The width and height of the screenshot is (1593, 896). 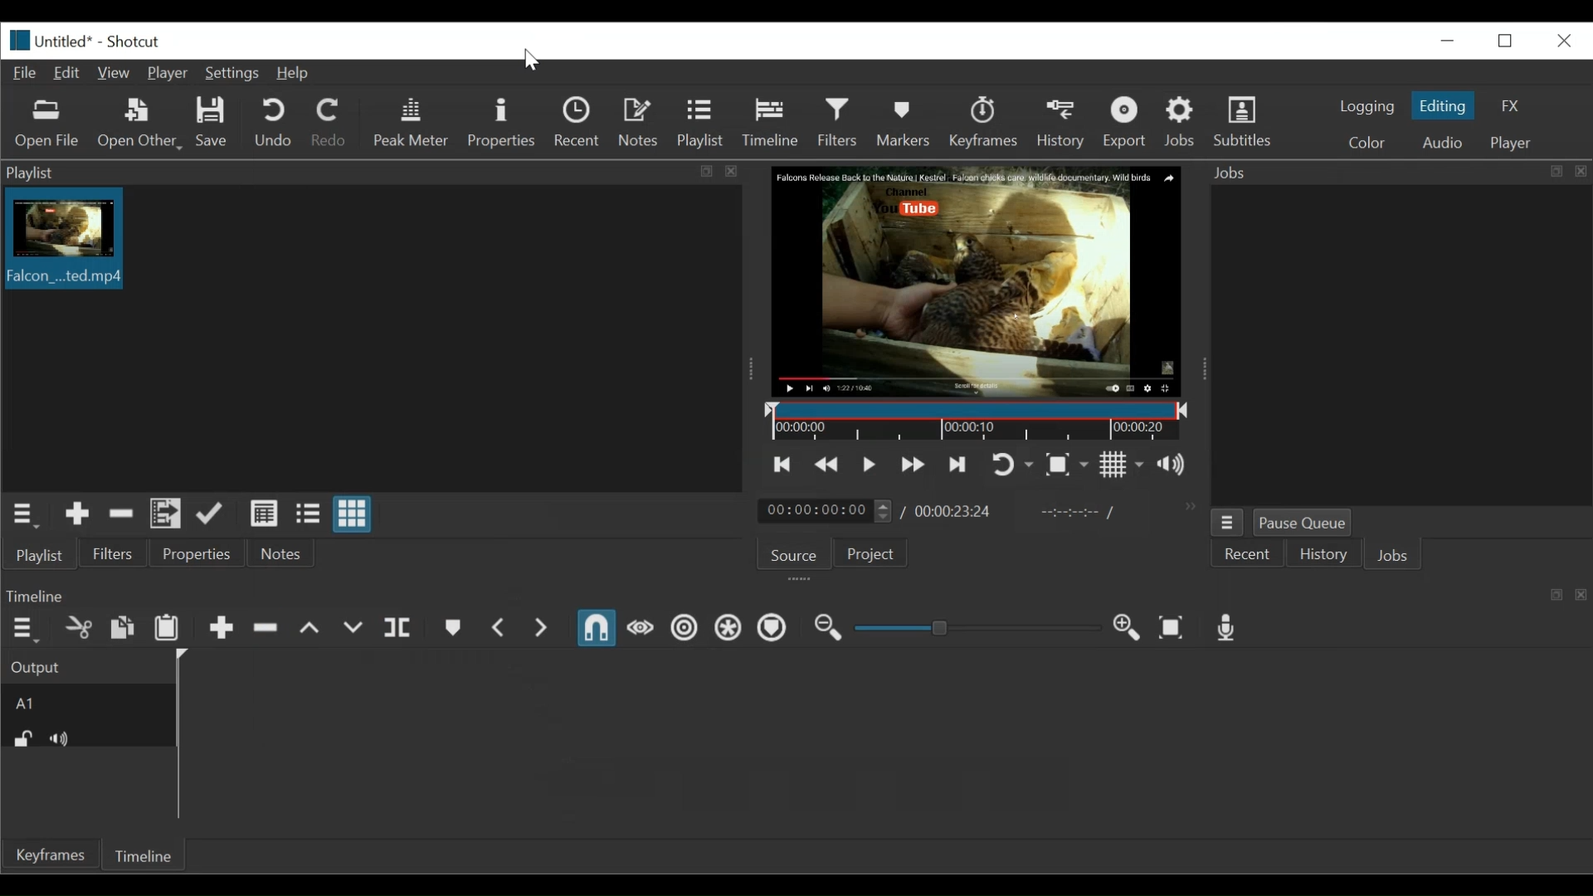 I want to click on Color, so click(x=1368, y=140).